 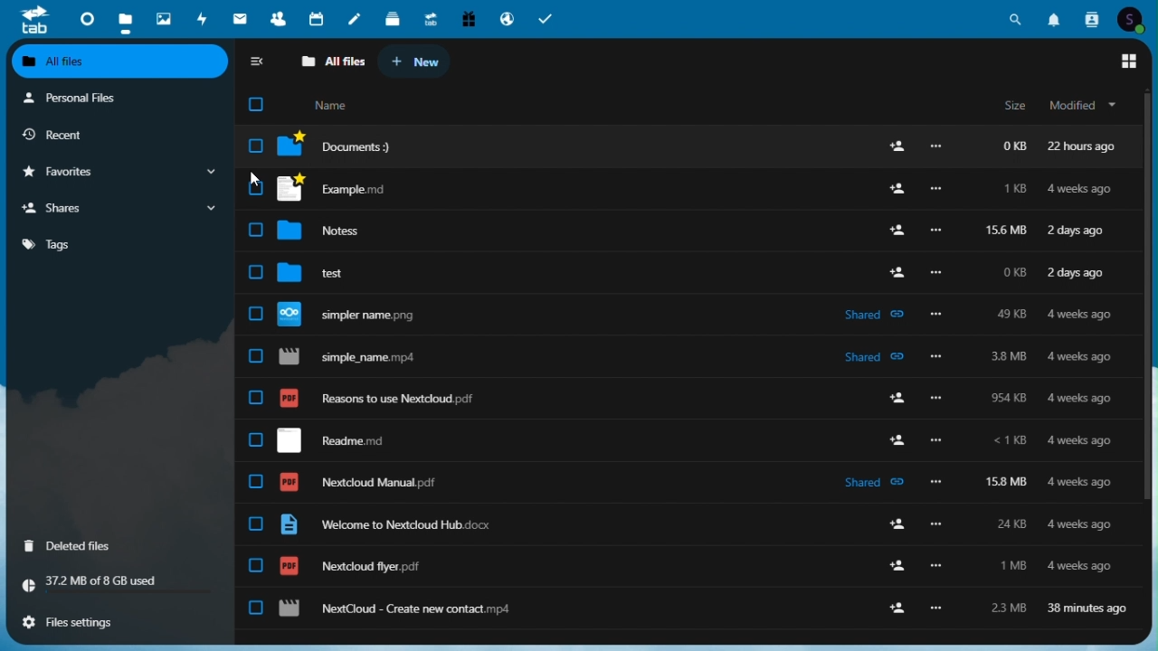 I want to click on more options, so click(x=935, y=232).